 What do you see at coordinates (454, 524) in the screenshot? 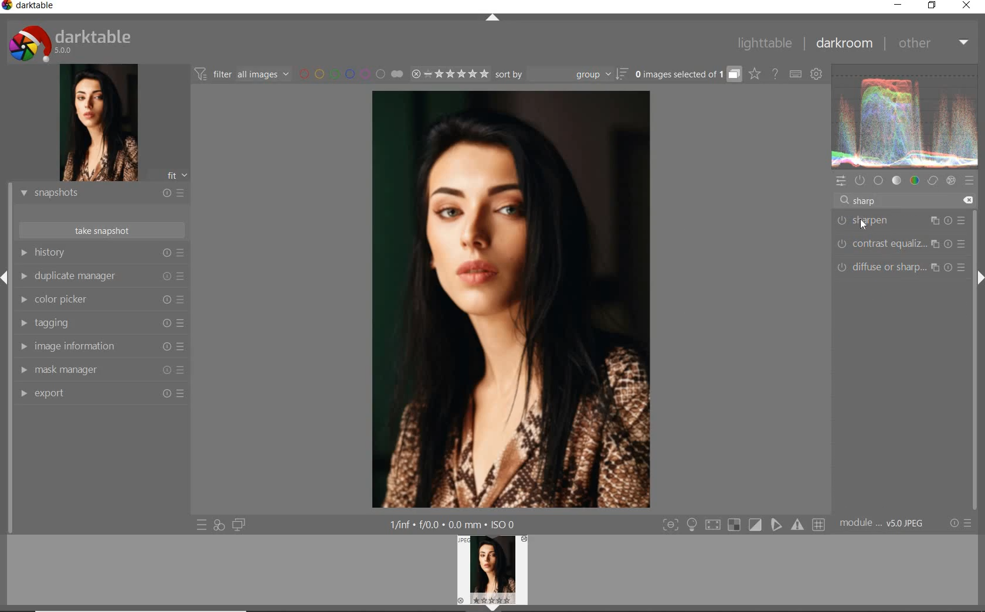
I see `1/inf*f/0.0 mm*ISO 0` at bounding box center [454, 524].